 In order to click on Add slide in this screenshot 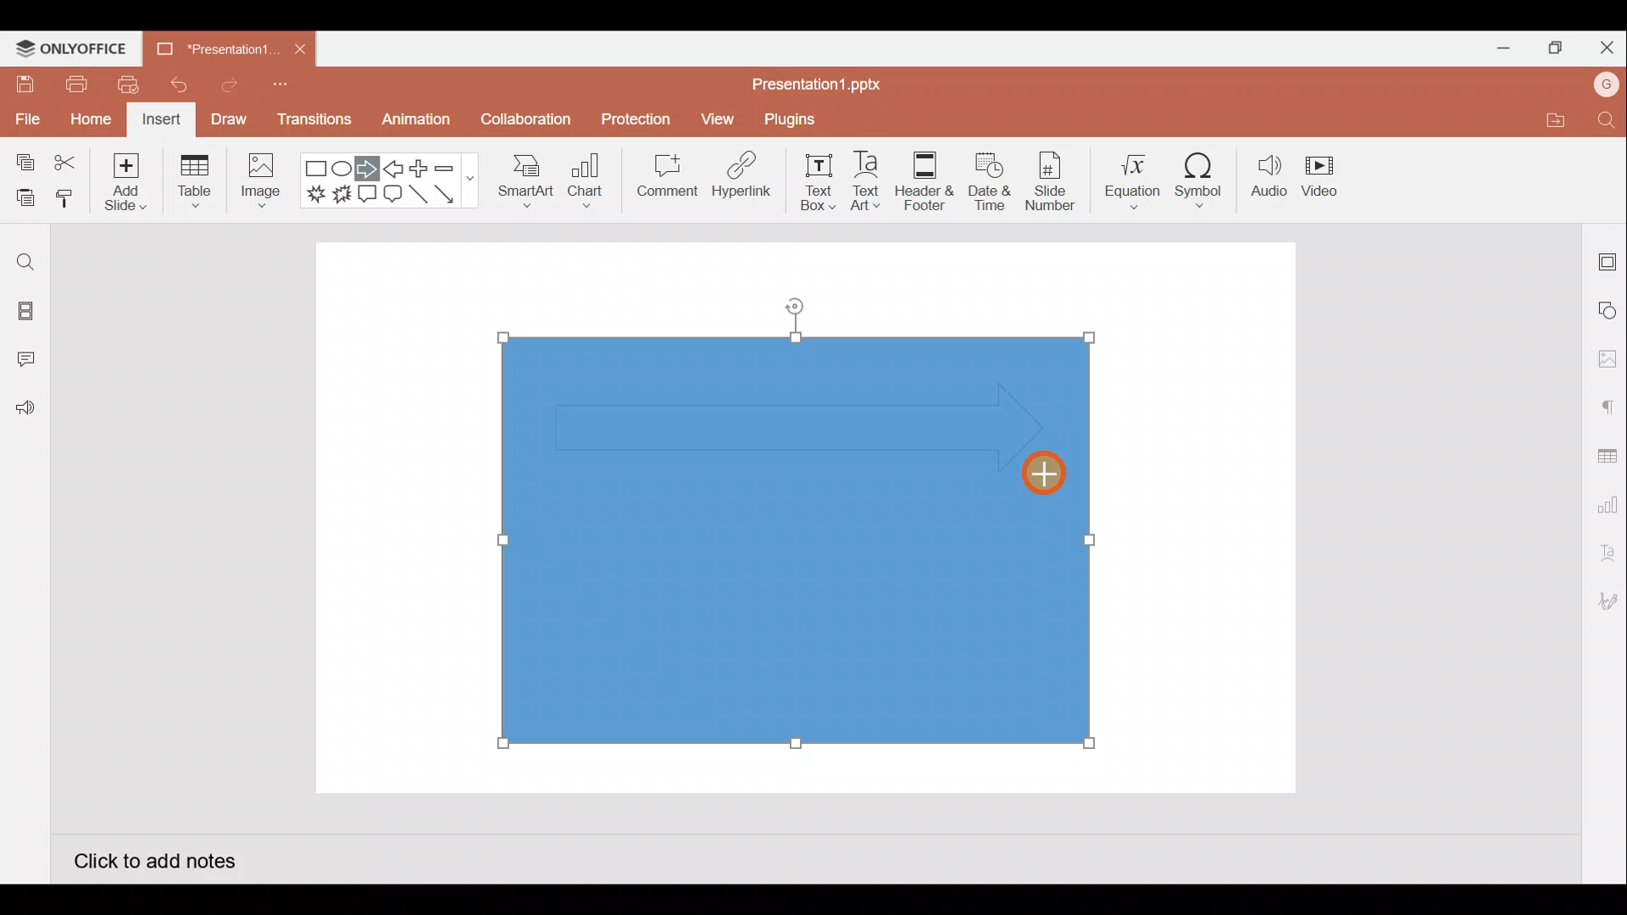, I will do `click(123, 178)`.